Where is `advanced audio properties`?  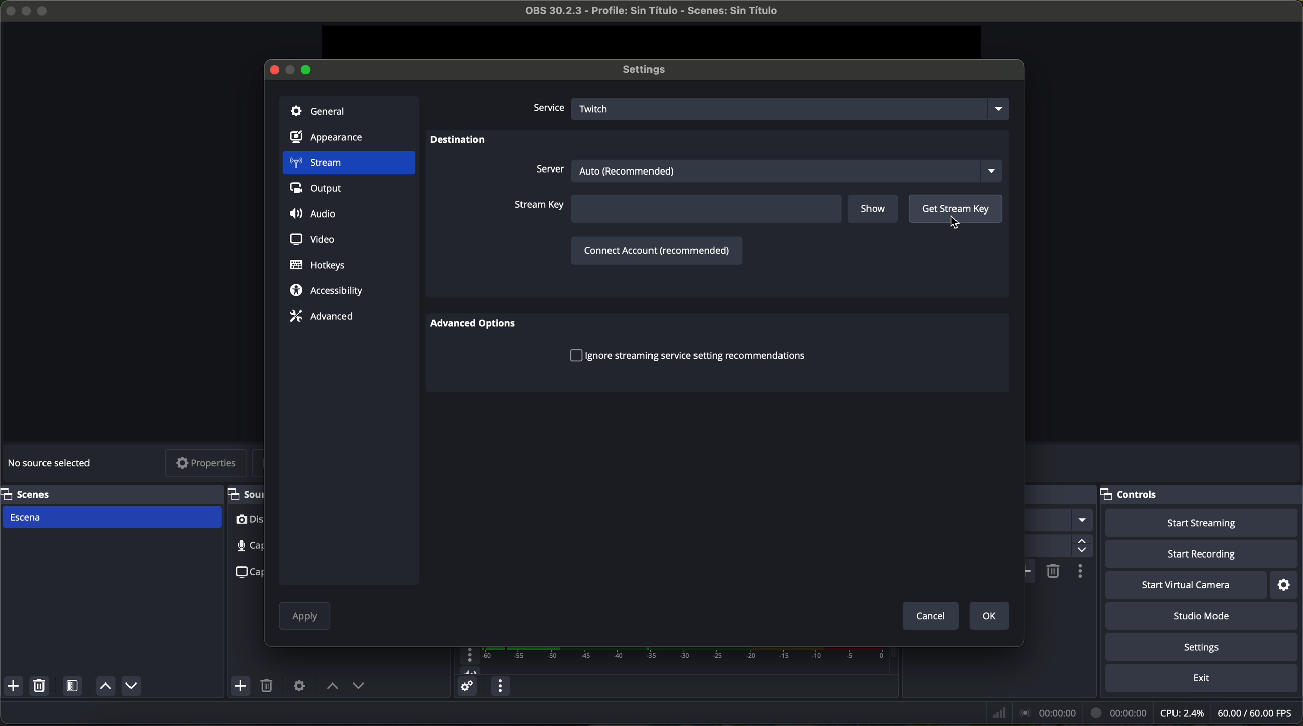
advanced audio properties is located at coordinates (467, 688).